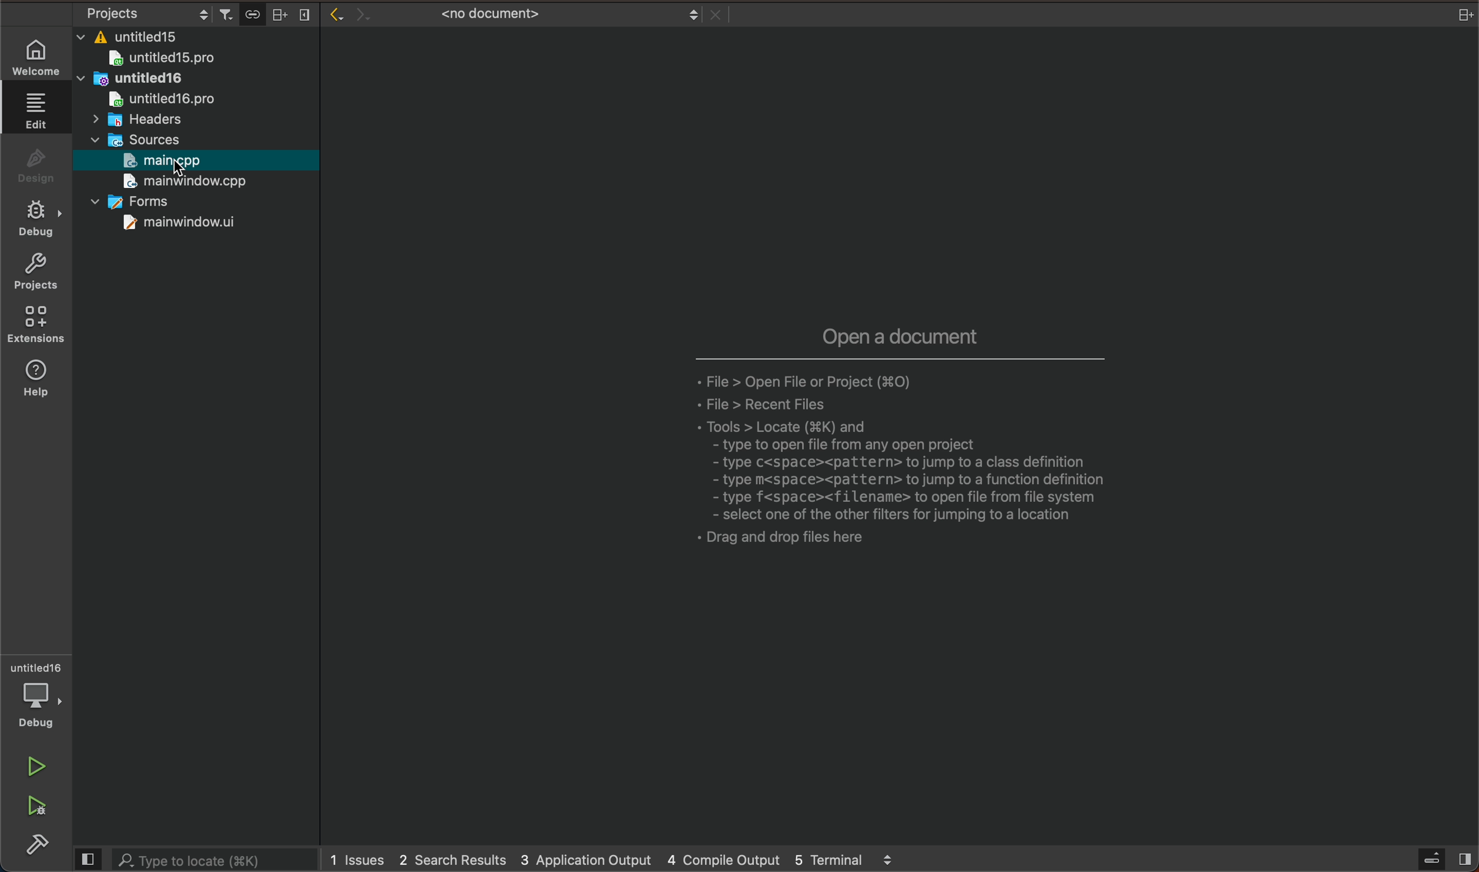 The height and width of the screenshot is (872, 1479). I want to click on 5 terminal, so click(860, 860).